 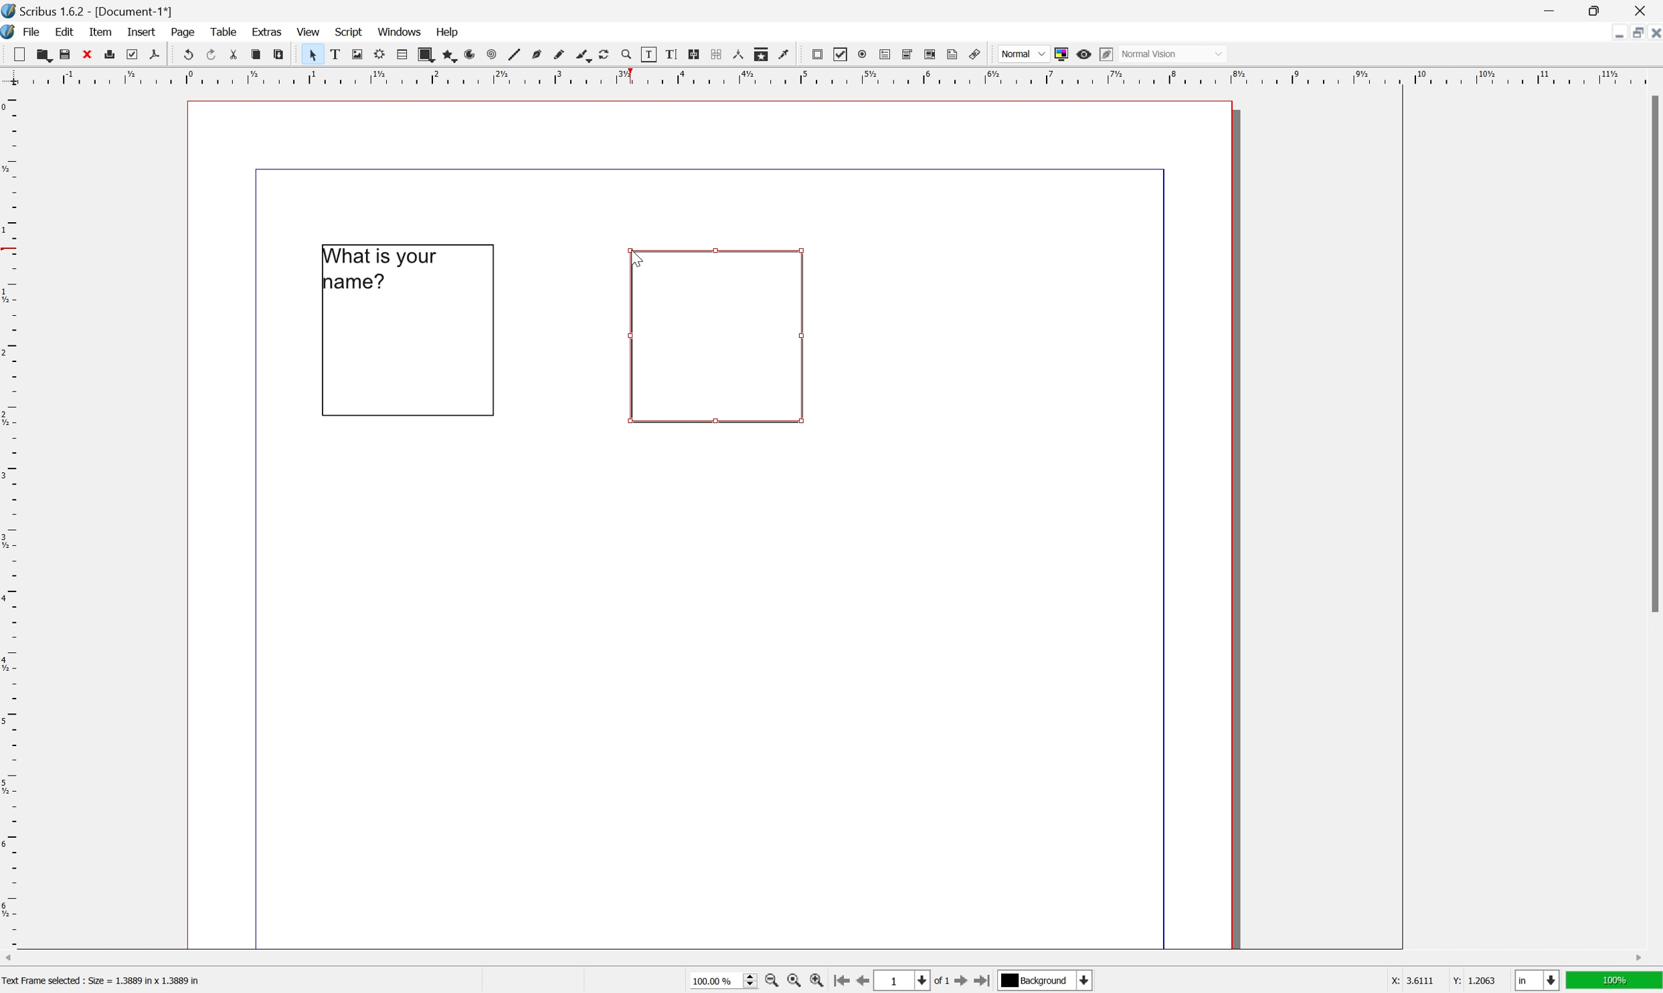 I want to click on application logo, so click(x=11, y=33).